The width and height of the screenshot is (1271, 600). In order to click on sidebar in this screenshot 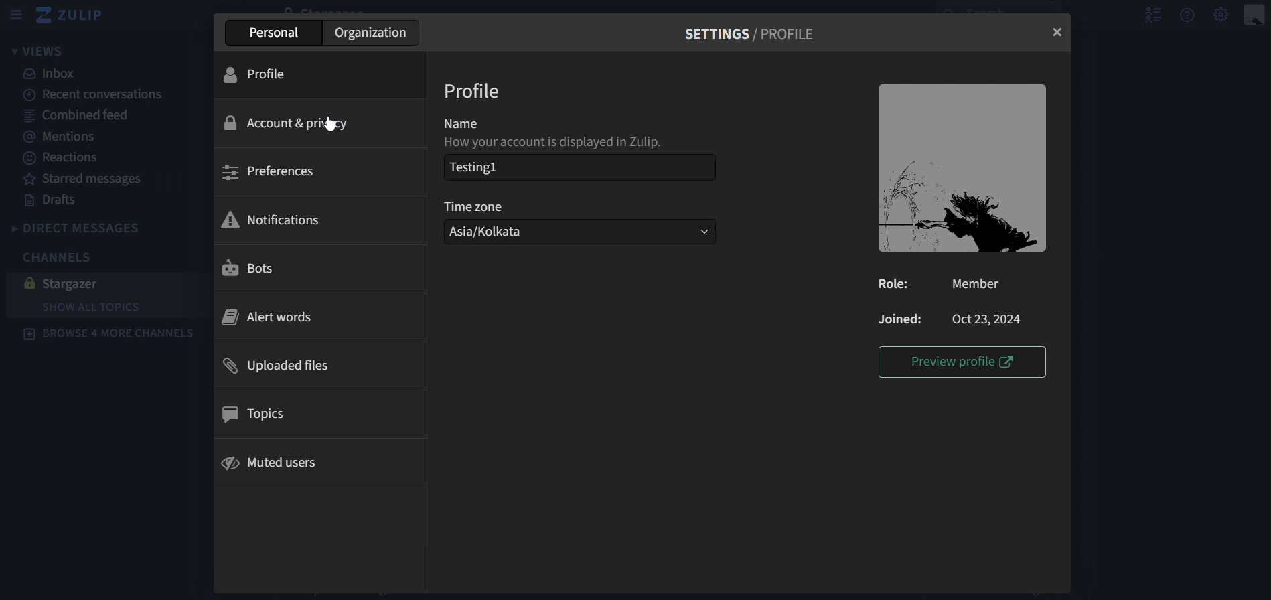, I will do `click(18, 13)`.